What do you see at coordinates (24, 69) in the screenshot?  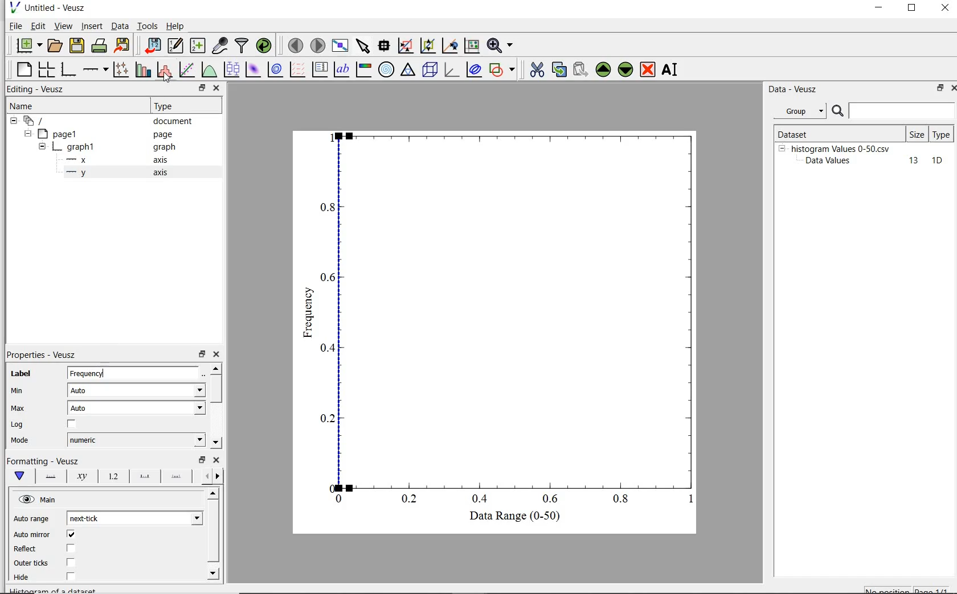 I see `blank page` at bounding box center [24, 69].